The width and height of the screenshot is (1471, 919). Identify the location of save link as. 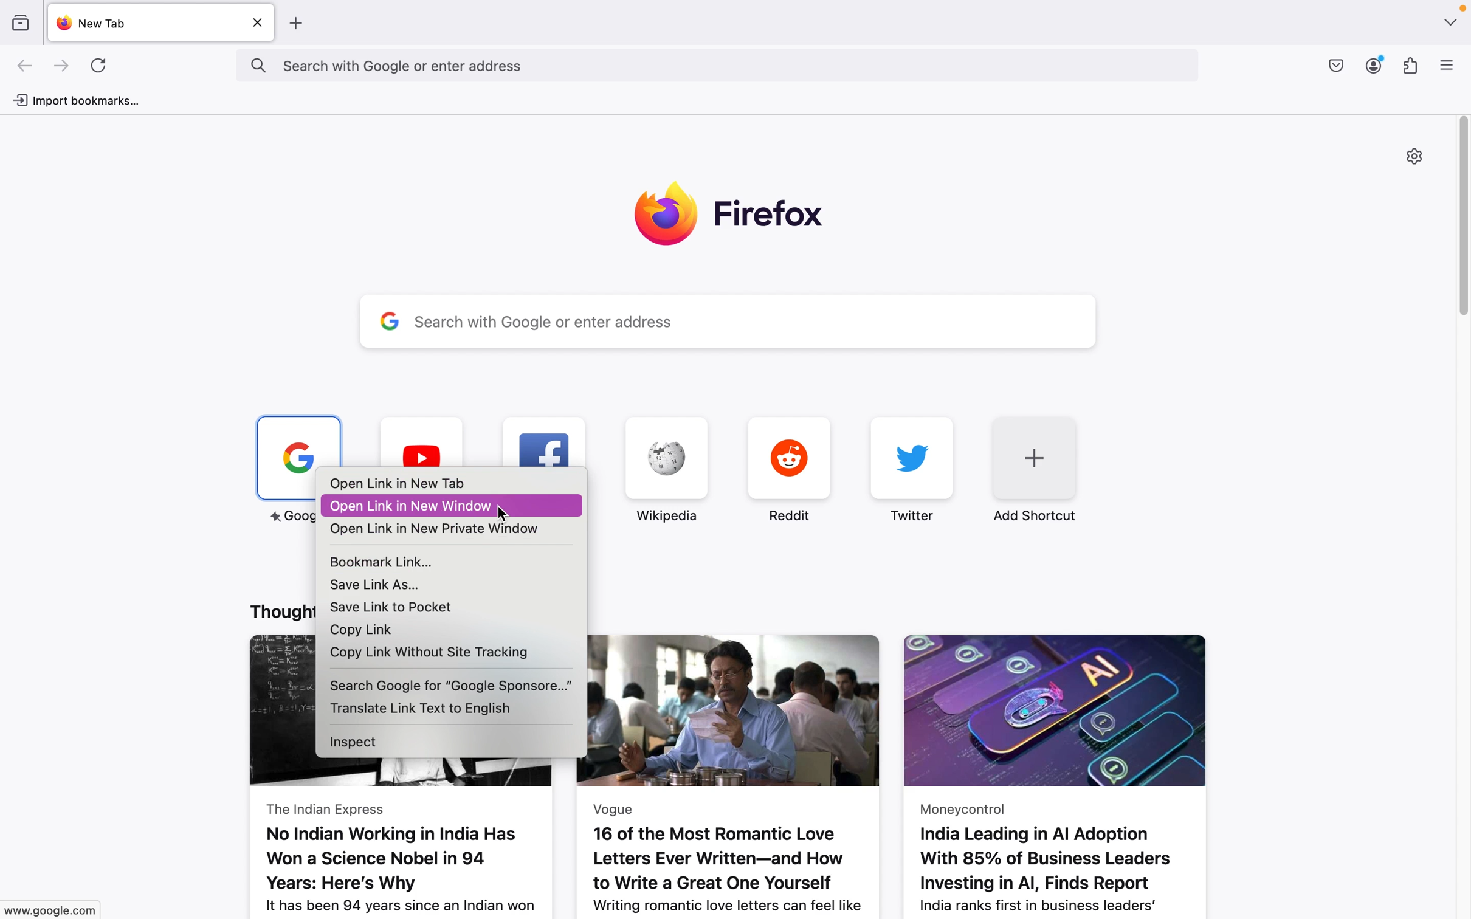
(375, 586).